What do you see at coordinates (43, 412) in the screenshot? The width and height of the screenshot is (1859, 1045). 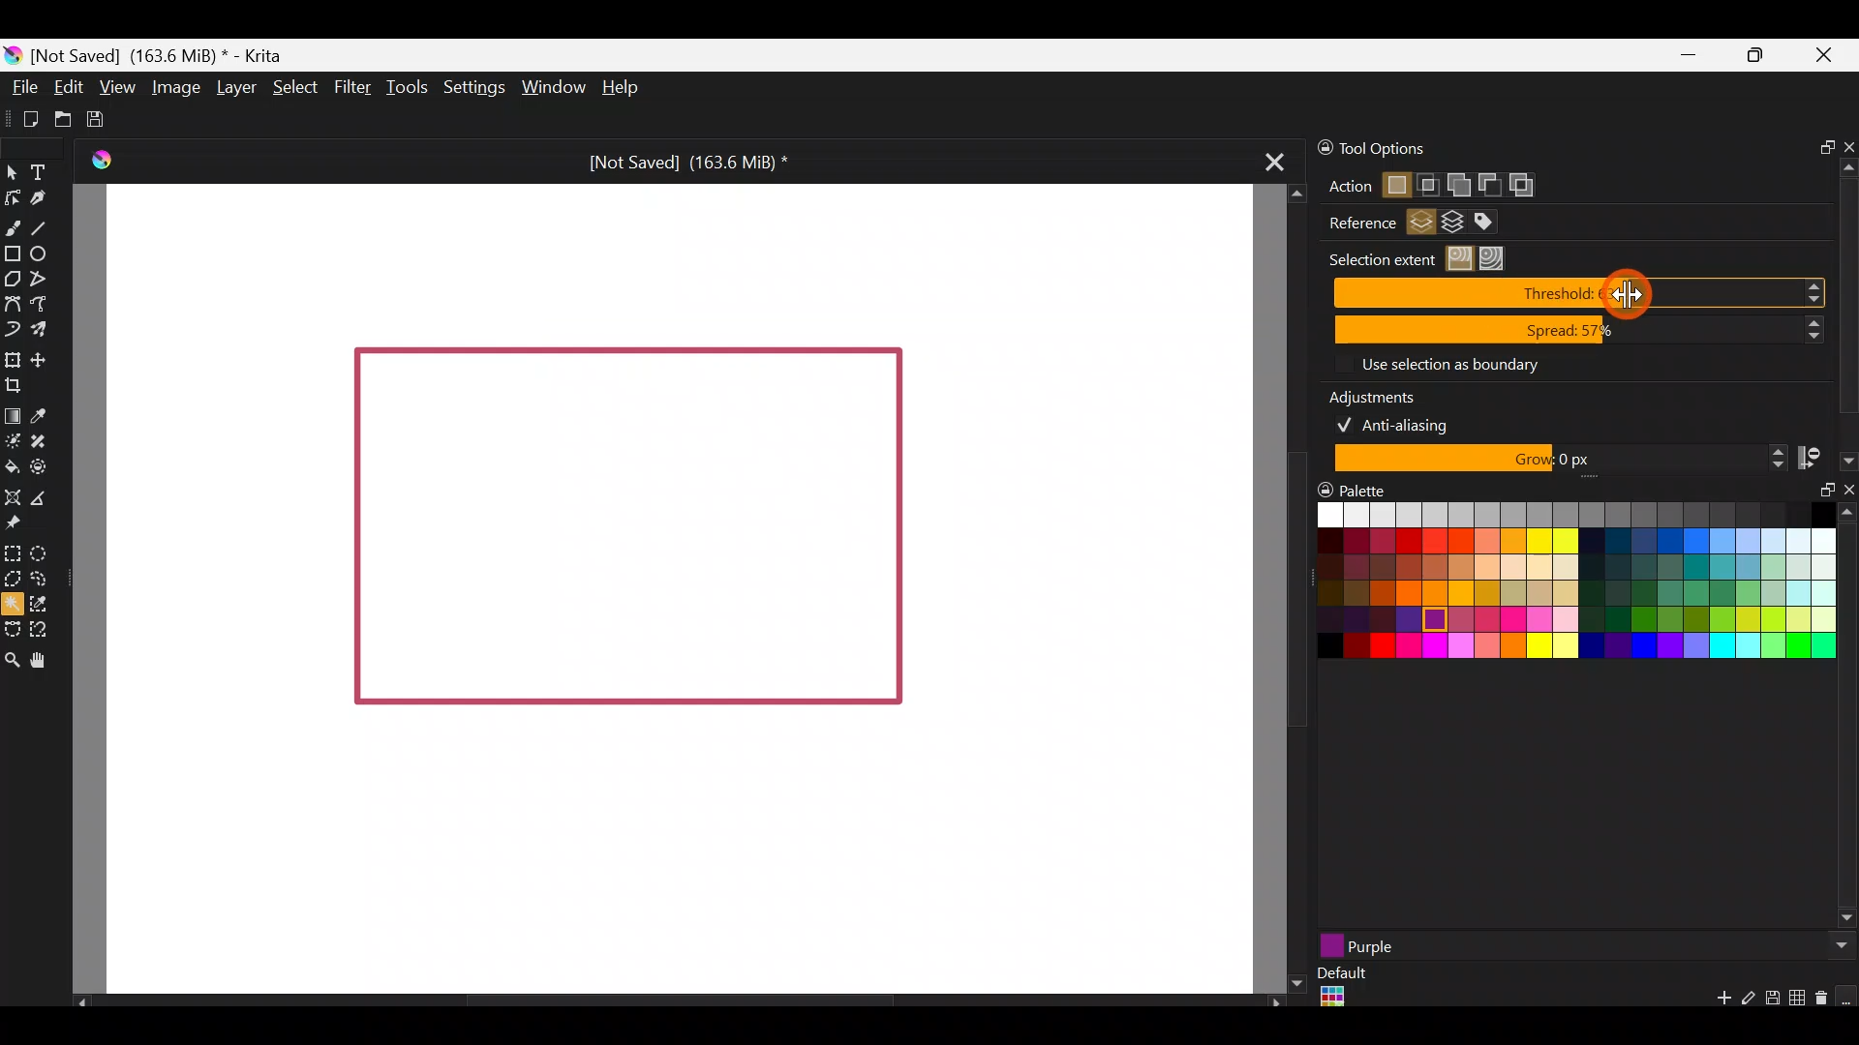 I see `Sample a colour from the image/current layer` at bounding box center [43, 412].